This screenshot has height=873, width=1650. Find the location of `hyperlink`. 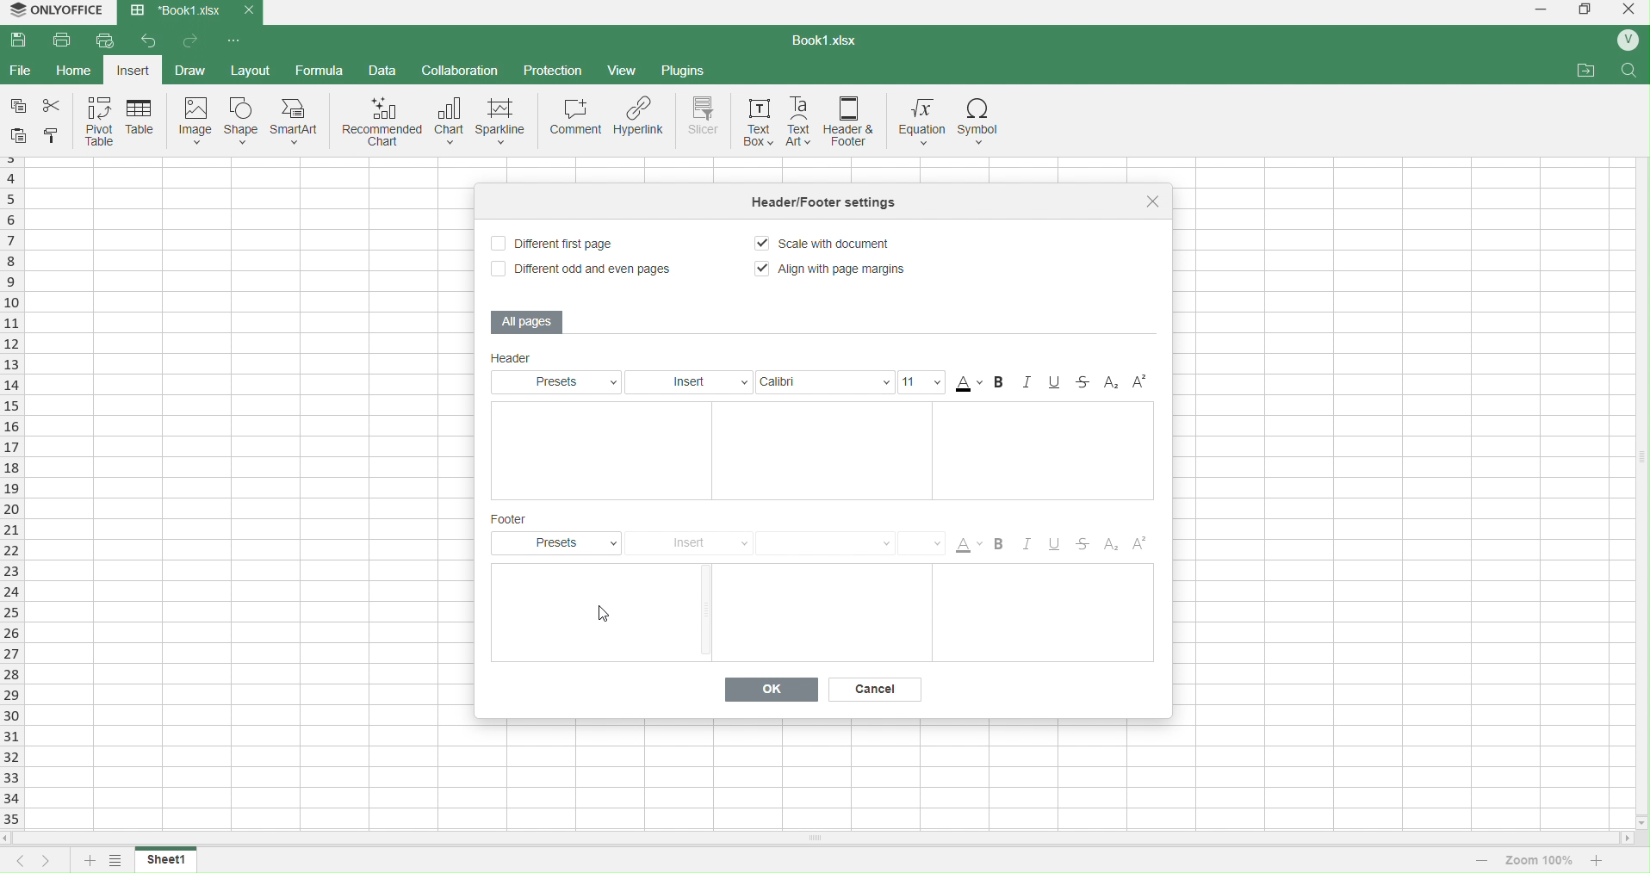

hyperlink is located at coordinates (638, 122).